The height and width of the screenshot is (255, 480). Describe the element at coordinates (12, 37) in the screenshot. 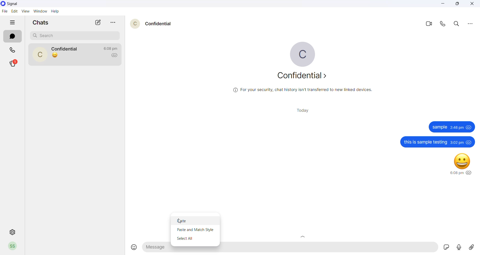

I see `chats` at that location.